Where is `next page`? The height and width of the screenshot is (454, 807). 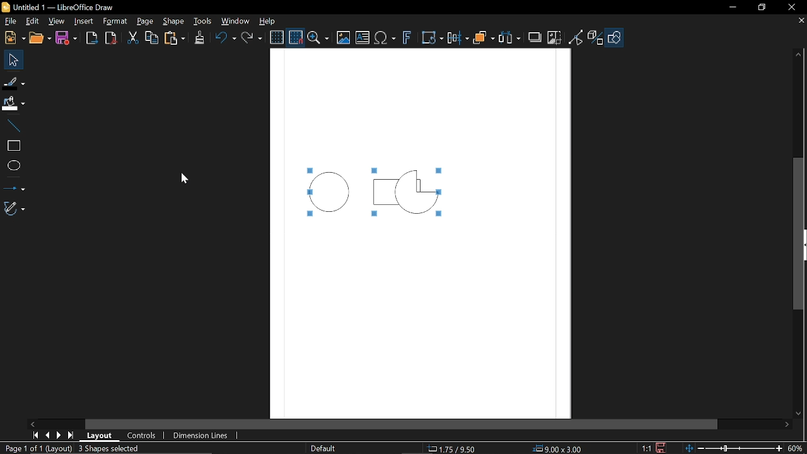
next page is located at coordinates (56, 435).